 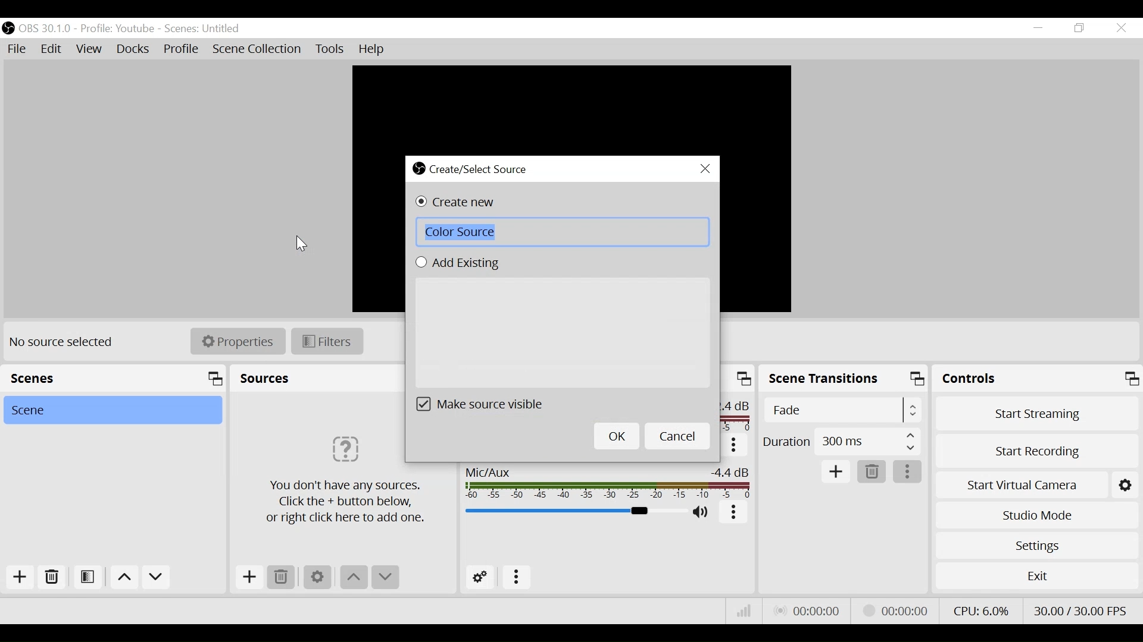 What do you see at coordinates (113, 379) in the screenshot?
I see `Scenes` at bounding box center [113, 379].